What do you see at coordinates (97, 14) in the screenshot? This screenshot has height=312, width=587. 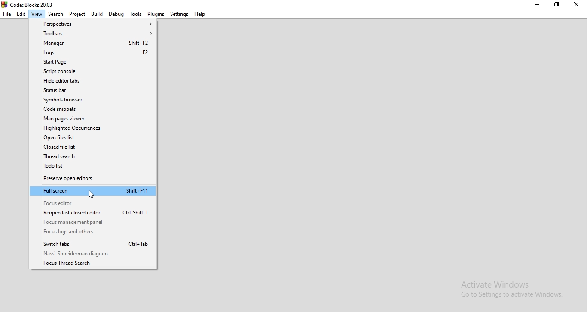 I see `Build ` at bounding box center [97, 14].